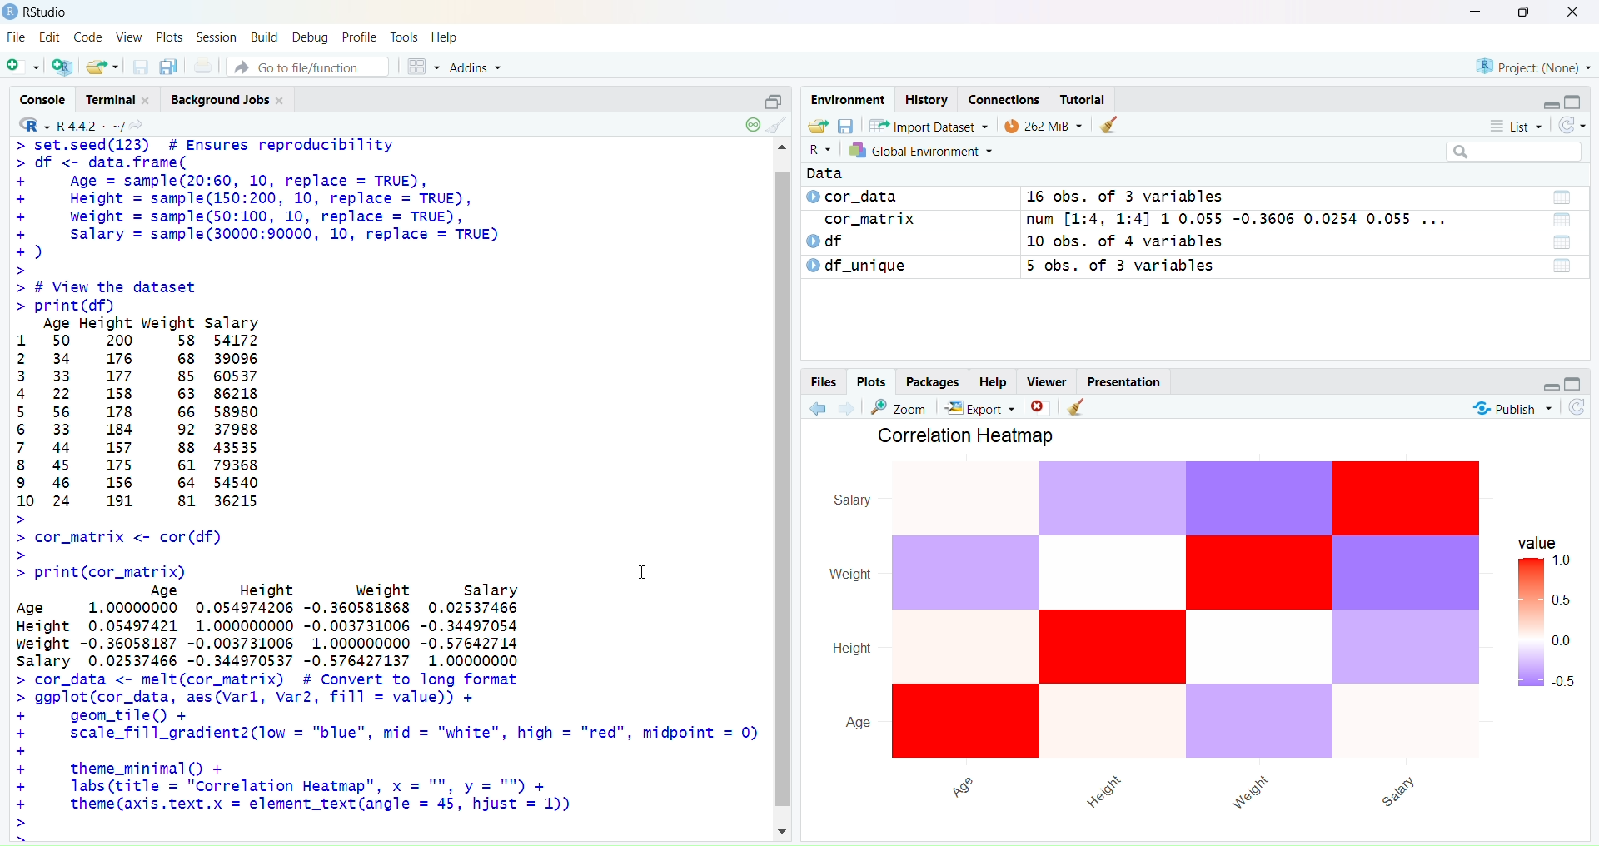 The width and height of the screenshot is (1599, 846). Describe the element at coordinates (1565, 243) in the screenshot. I see `List ` at that location.